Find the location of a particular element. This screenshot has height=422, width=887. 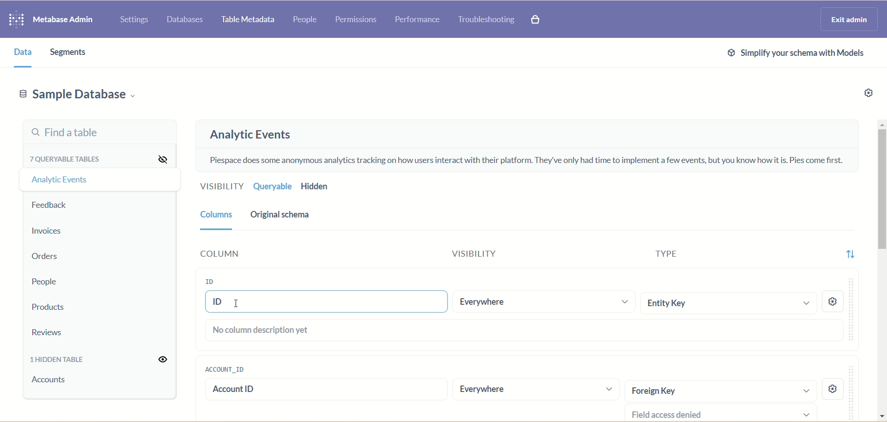

settings is located at coordinates (834, 390).